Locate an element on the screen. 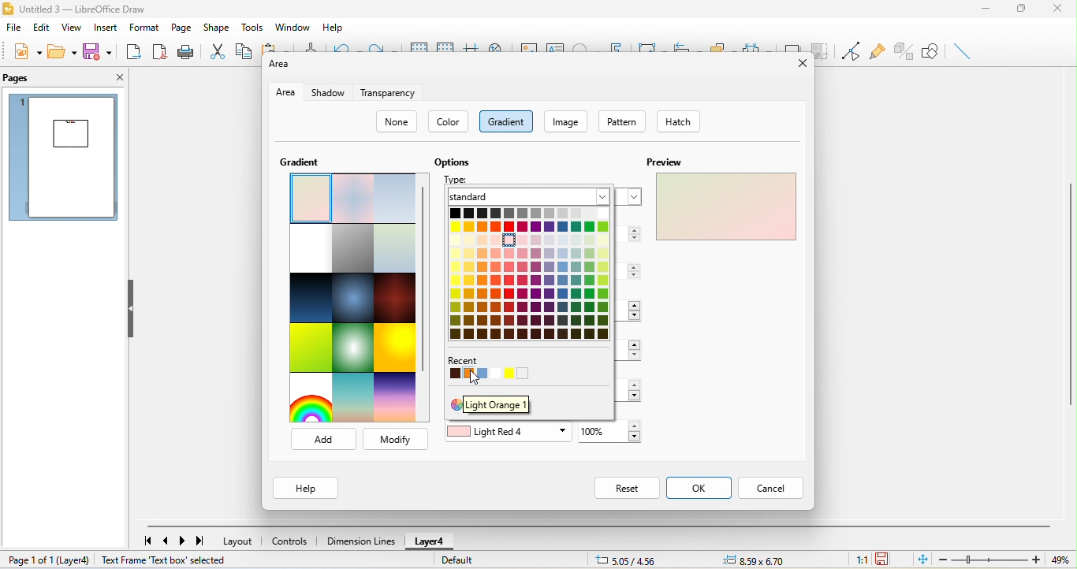 The width and height of the screenshot is (1077, 569). blue touch is located at coordinates (393, 199).